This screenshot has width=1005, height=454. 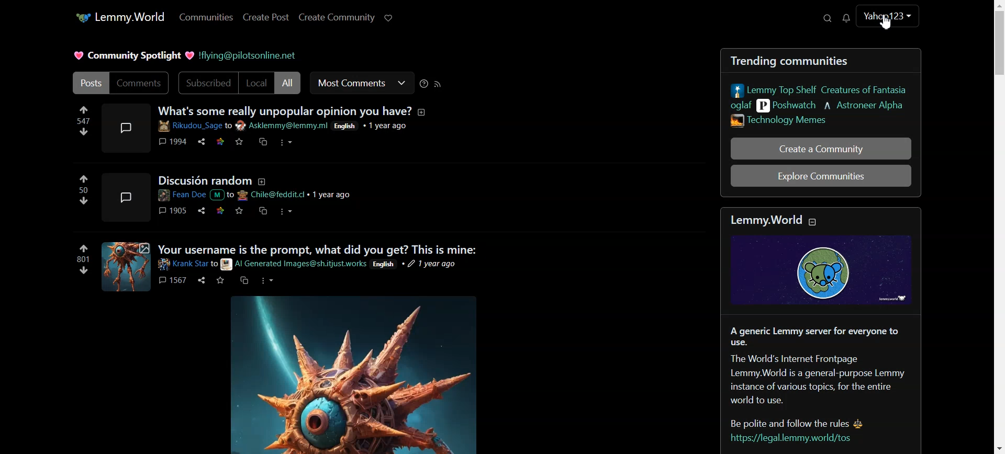 I want to click on Vertical Scroll bar, so click(x=998, y=227).